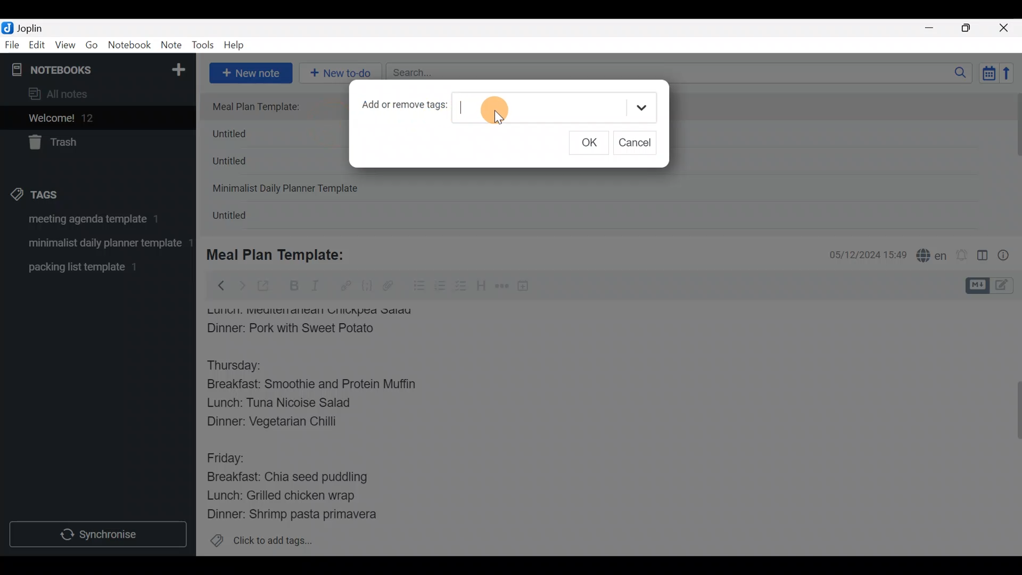  Describe the element at coordinates (860, 254) in the screenshot. I see `Date & time` at that location.